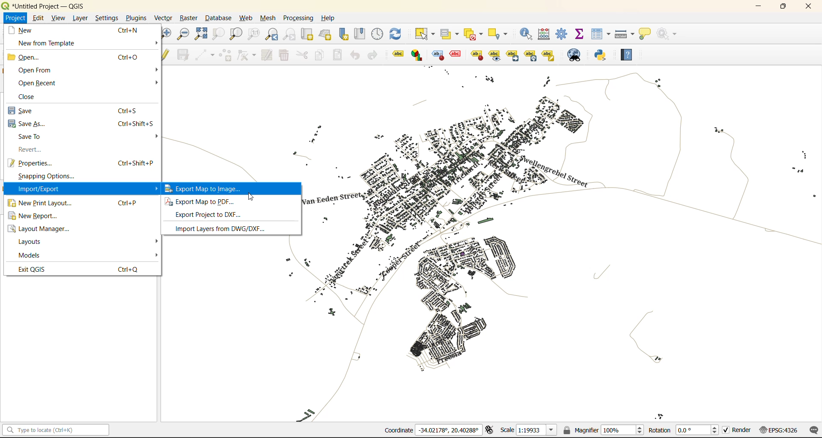  I want to click on vertex tools, so click(244, 56).